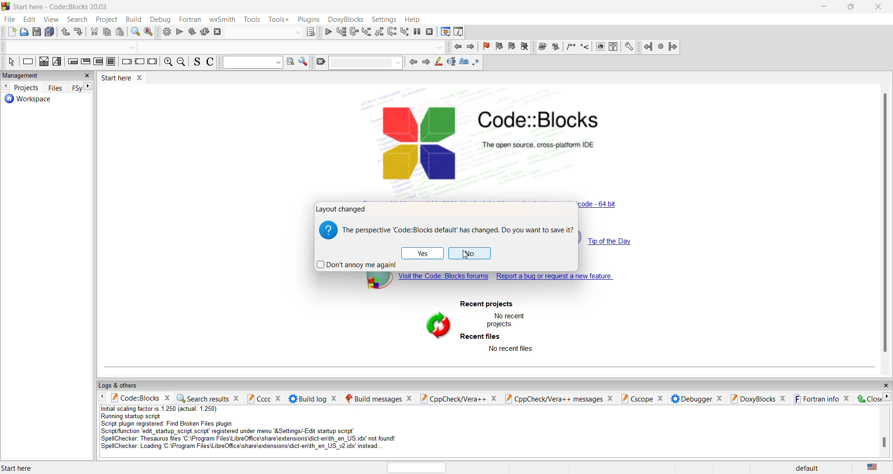 The height and width of the screenshot is (474, 893). Describe the element at coordinates (52, 20) in the screenshot. I see `view` at that location.